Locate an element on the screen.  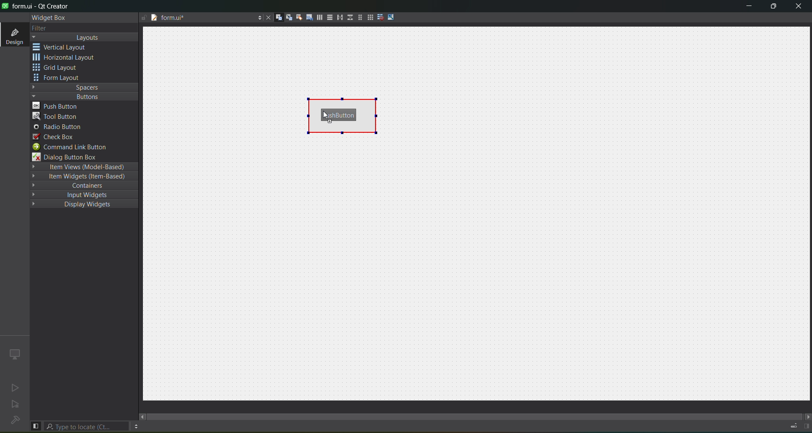
show/hide left pane is located at coordinates (36, 425).